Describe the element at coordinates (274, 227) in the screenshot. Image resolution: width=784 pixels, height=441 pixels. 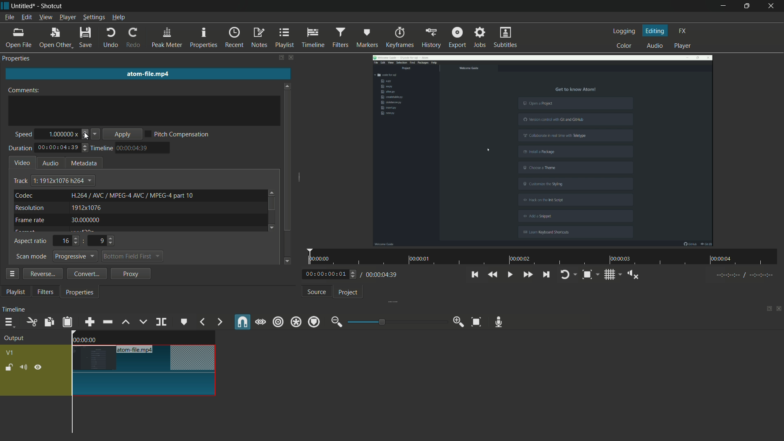
I see `go down` at that location.